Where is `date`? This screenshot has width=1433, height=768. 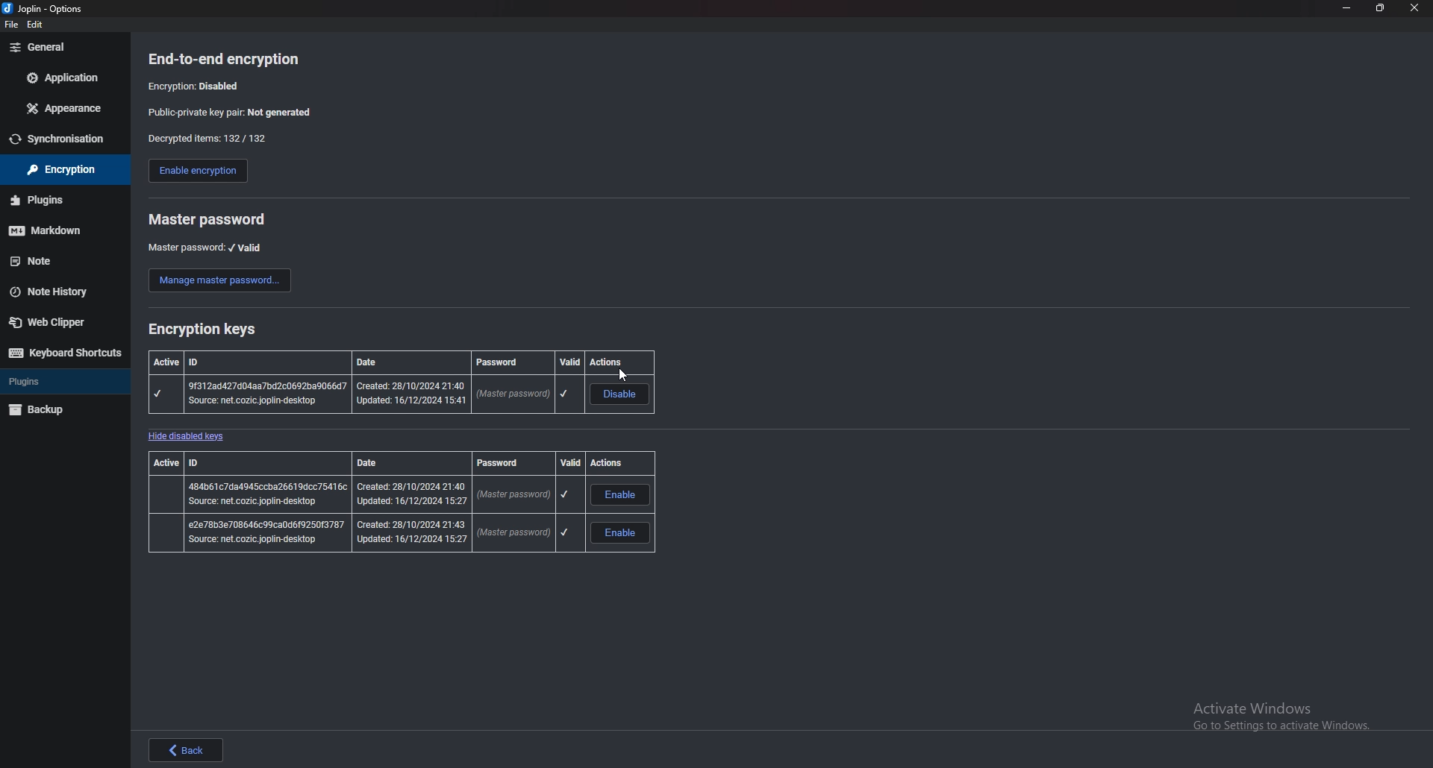
date is located at coordinates (388, 463).